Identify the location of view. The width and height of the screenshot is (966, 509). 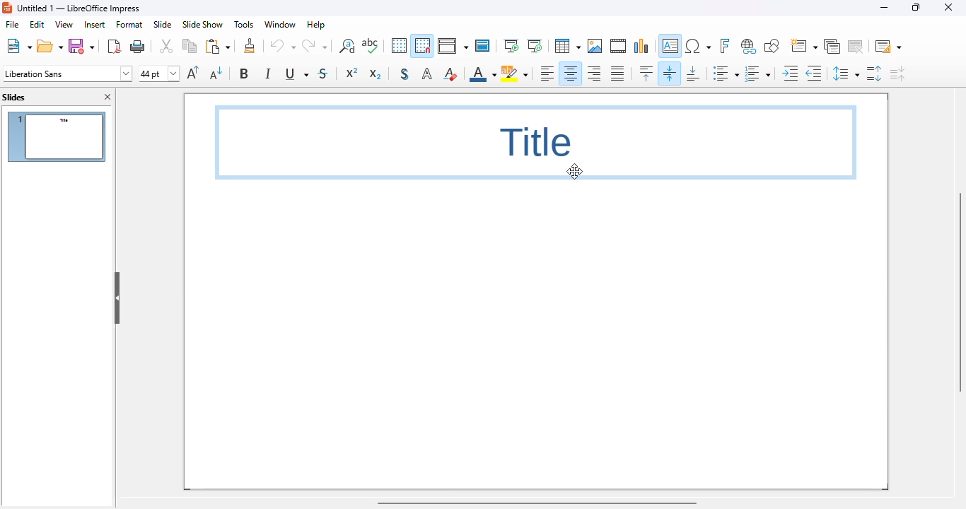
(64, 24).